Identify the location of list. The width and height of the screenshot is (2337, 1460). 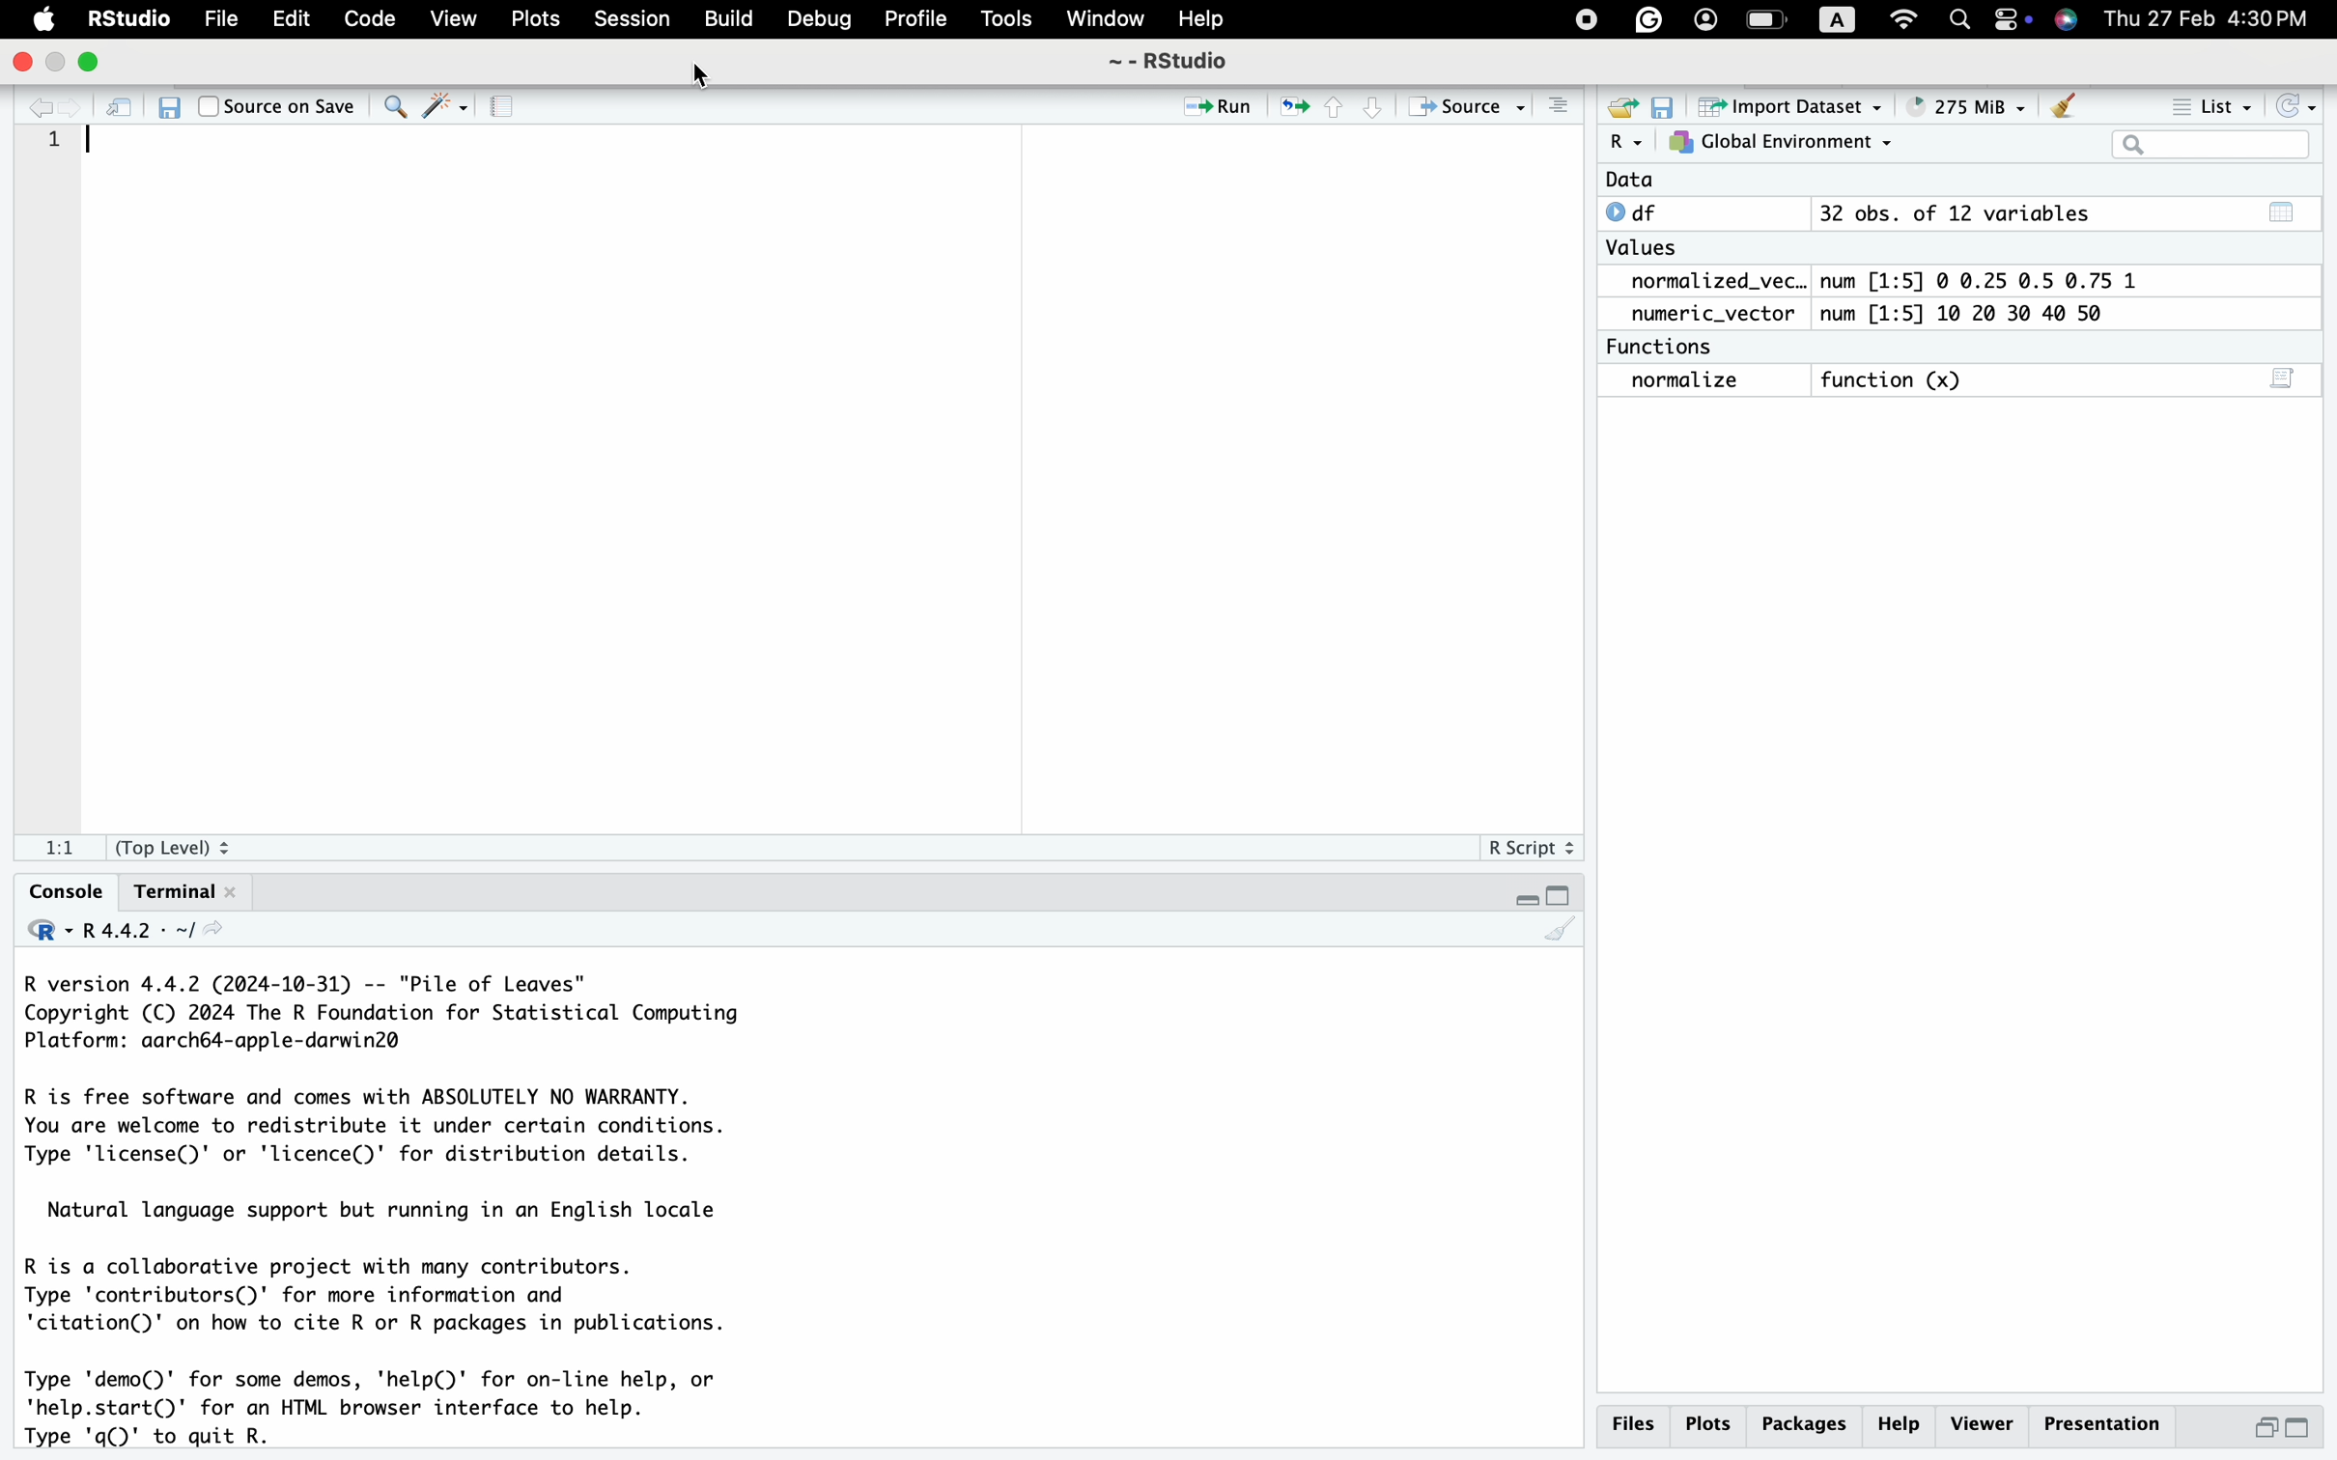
(2204, 101).